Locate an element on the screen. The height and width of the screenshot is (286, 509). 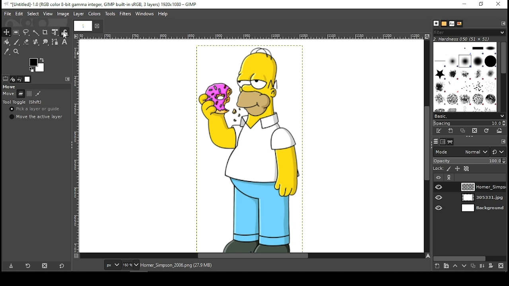
vertical scale is located at coordinates (254, 36).